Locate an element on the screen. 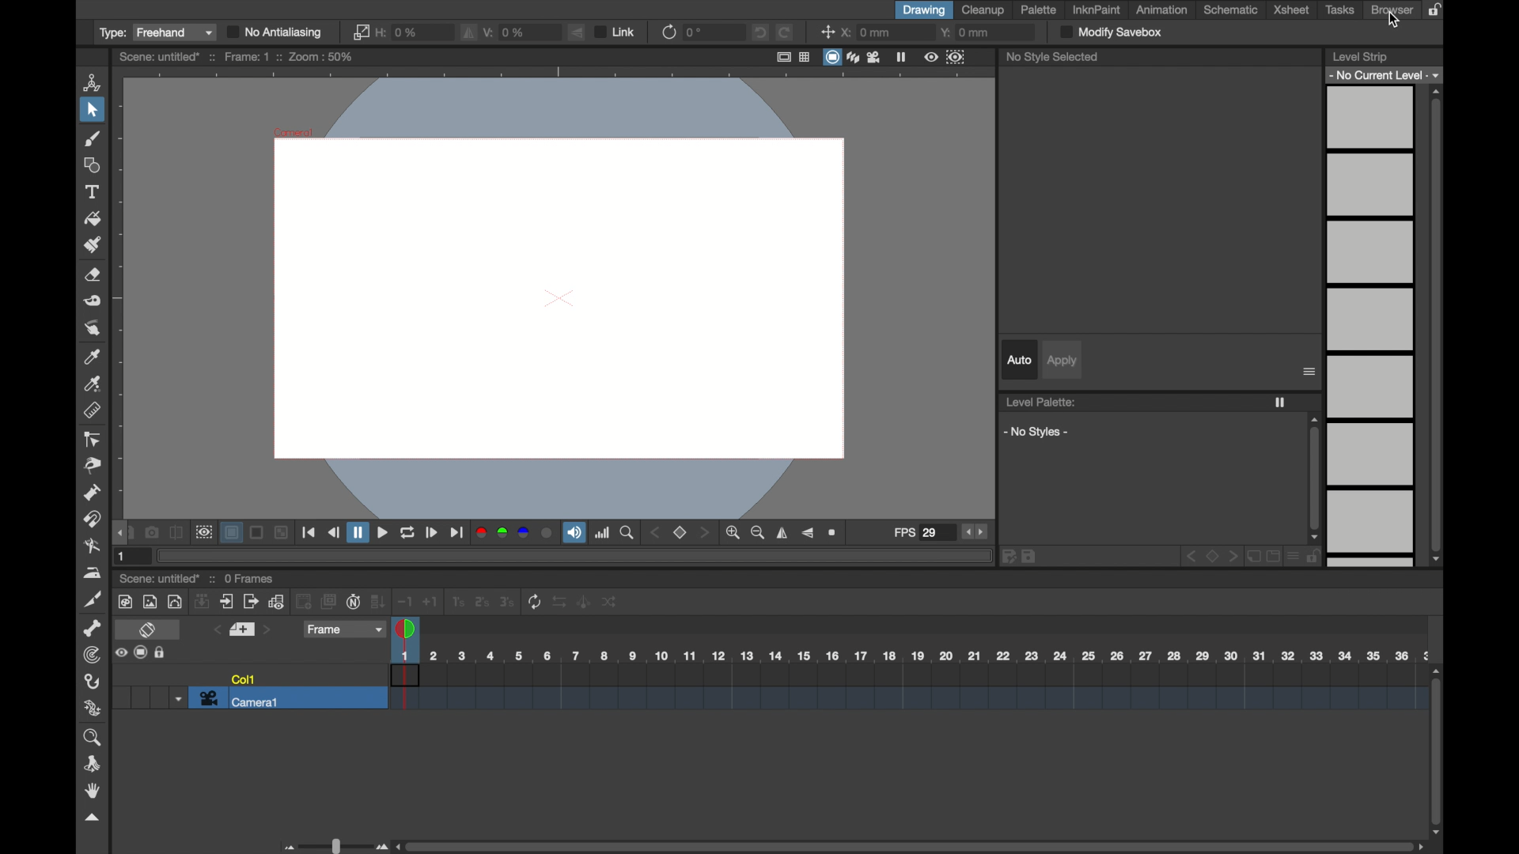  scene is located at coordinates (196, 579).